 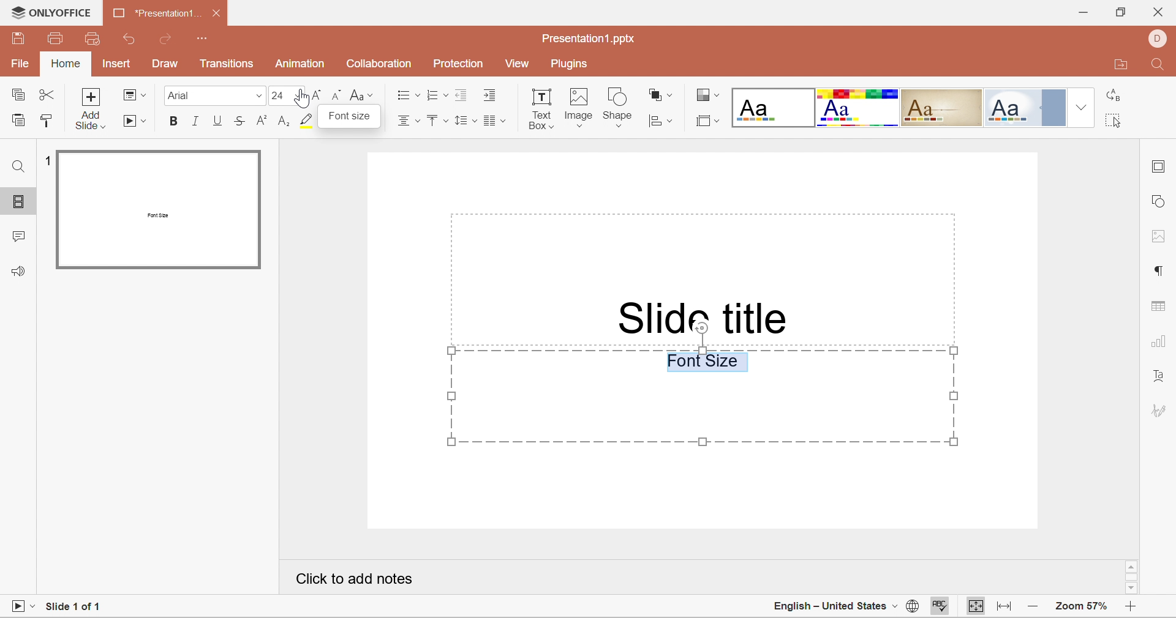 What do you see at coordinates (48, 97) in the screenshot?
I see `Cut` at bounding box center [48, 97].